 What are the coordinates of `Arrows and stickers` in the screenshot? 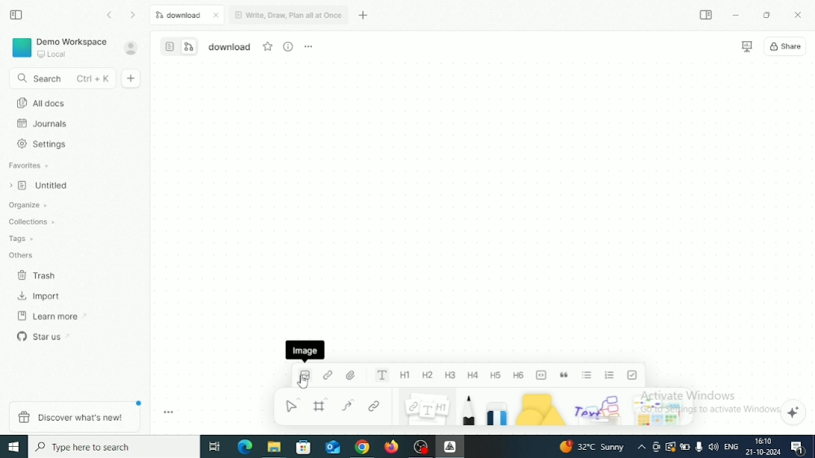 It's located at (661, 410).